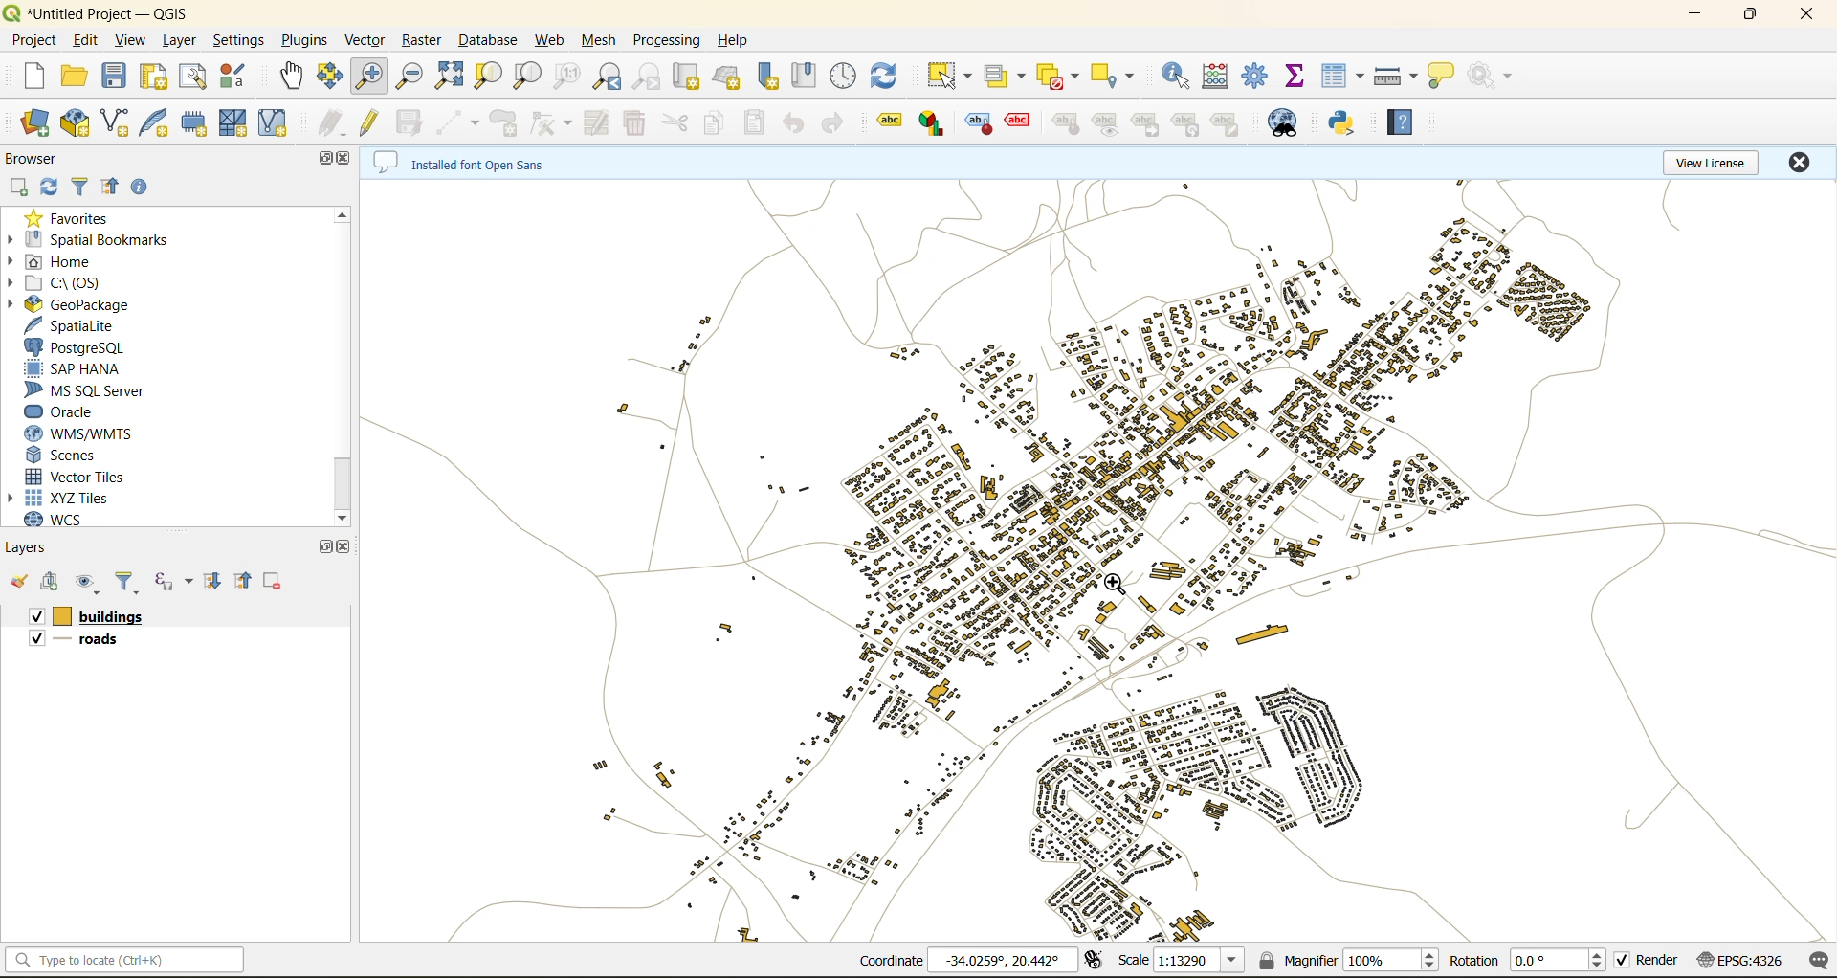 The height and width of the screenshot is (978, 1837). What do you see at coordinates (39, 78) in the screenshot?
I see `new` at bounding box center [39, 78].